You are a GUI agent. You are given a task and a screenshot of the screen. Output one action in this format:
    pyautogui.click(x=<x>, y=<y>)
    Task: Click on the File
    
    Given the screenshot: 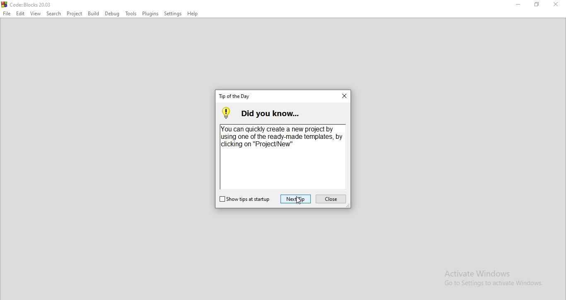 What is the action you would take?
    pyautogui.click(x=6, y=14)
    